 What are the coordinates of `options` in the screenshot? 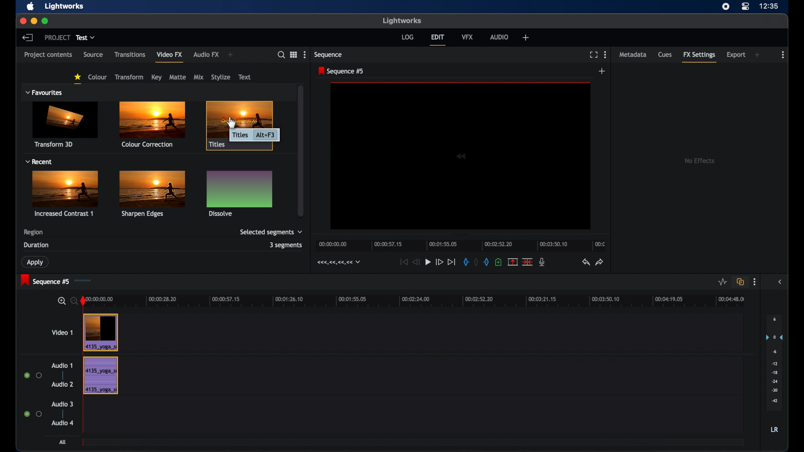 It's located at (293, 54).